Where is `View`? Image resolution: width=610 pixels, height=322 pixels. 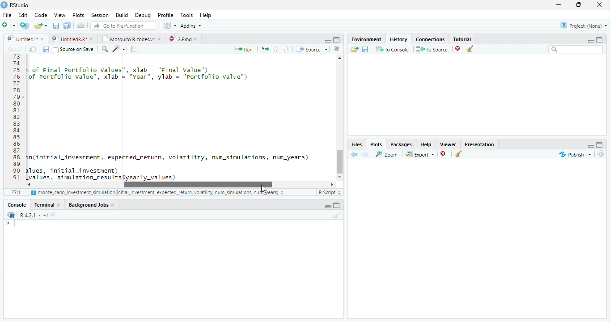
View is located at coordinates (59, 14).